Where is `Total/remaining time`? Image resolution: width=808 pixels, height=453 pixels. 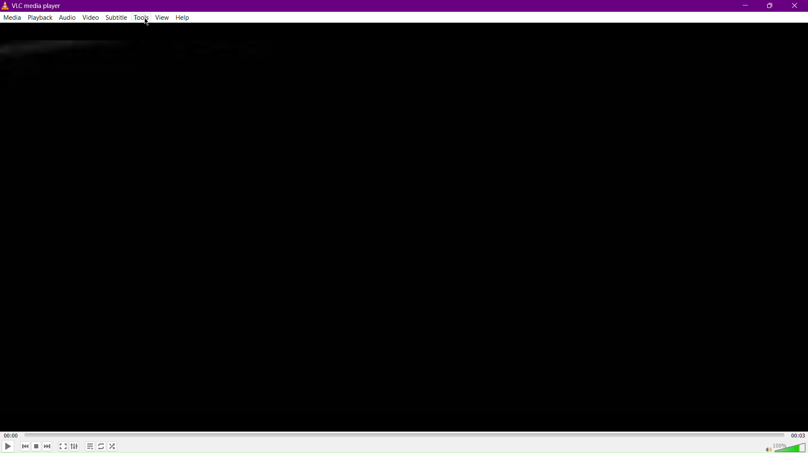 Total/remaining time is located at coordinates (798, 435).